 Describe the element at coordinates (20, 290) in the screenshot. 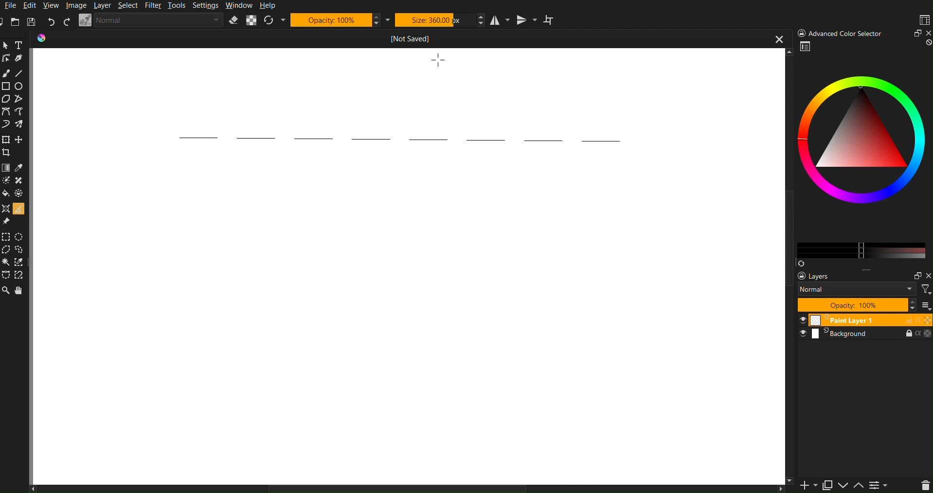

I see `Move` at that location.